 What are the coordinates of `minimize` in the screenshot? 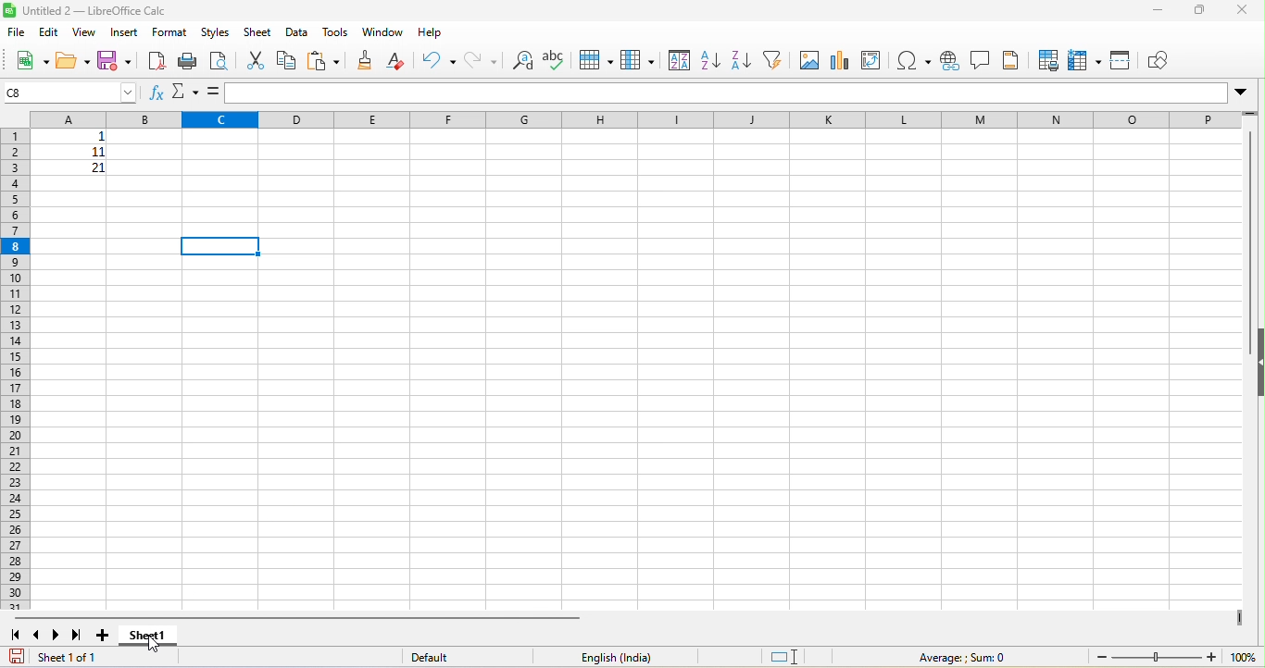 It's located at (1160, 11).